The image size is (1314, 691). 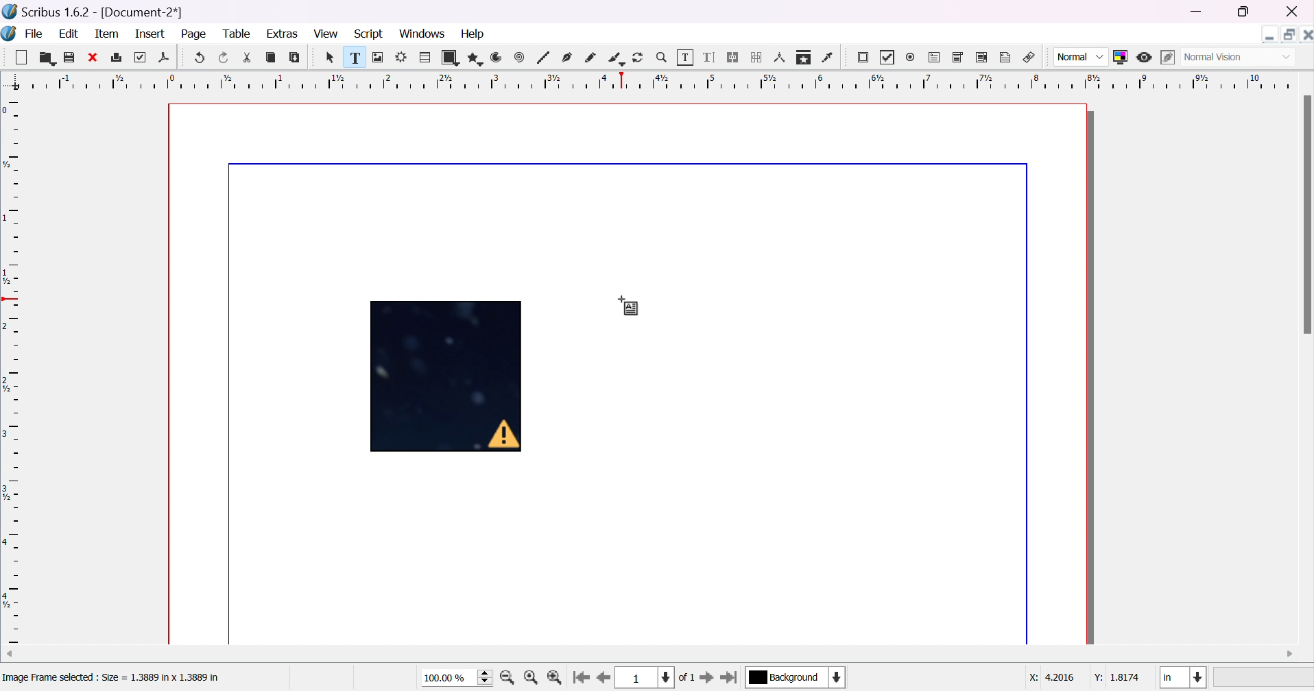 I want to click on bezier curve, so click(x=568, y=57).